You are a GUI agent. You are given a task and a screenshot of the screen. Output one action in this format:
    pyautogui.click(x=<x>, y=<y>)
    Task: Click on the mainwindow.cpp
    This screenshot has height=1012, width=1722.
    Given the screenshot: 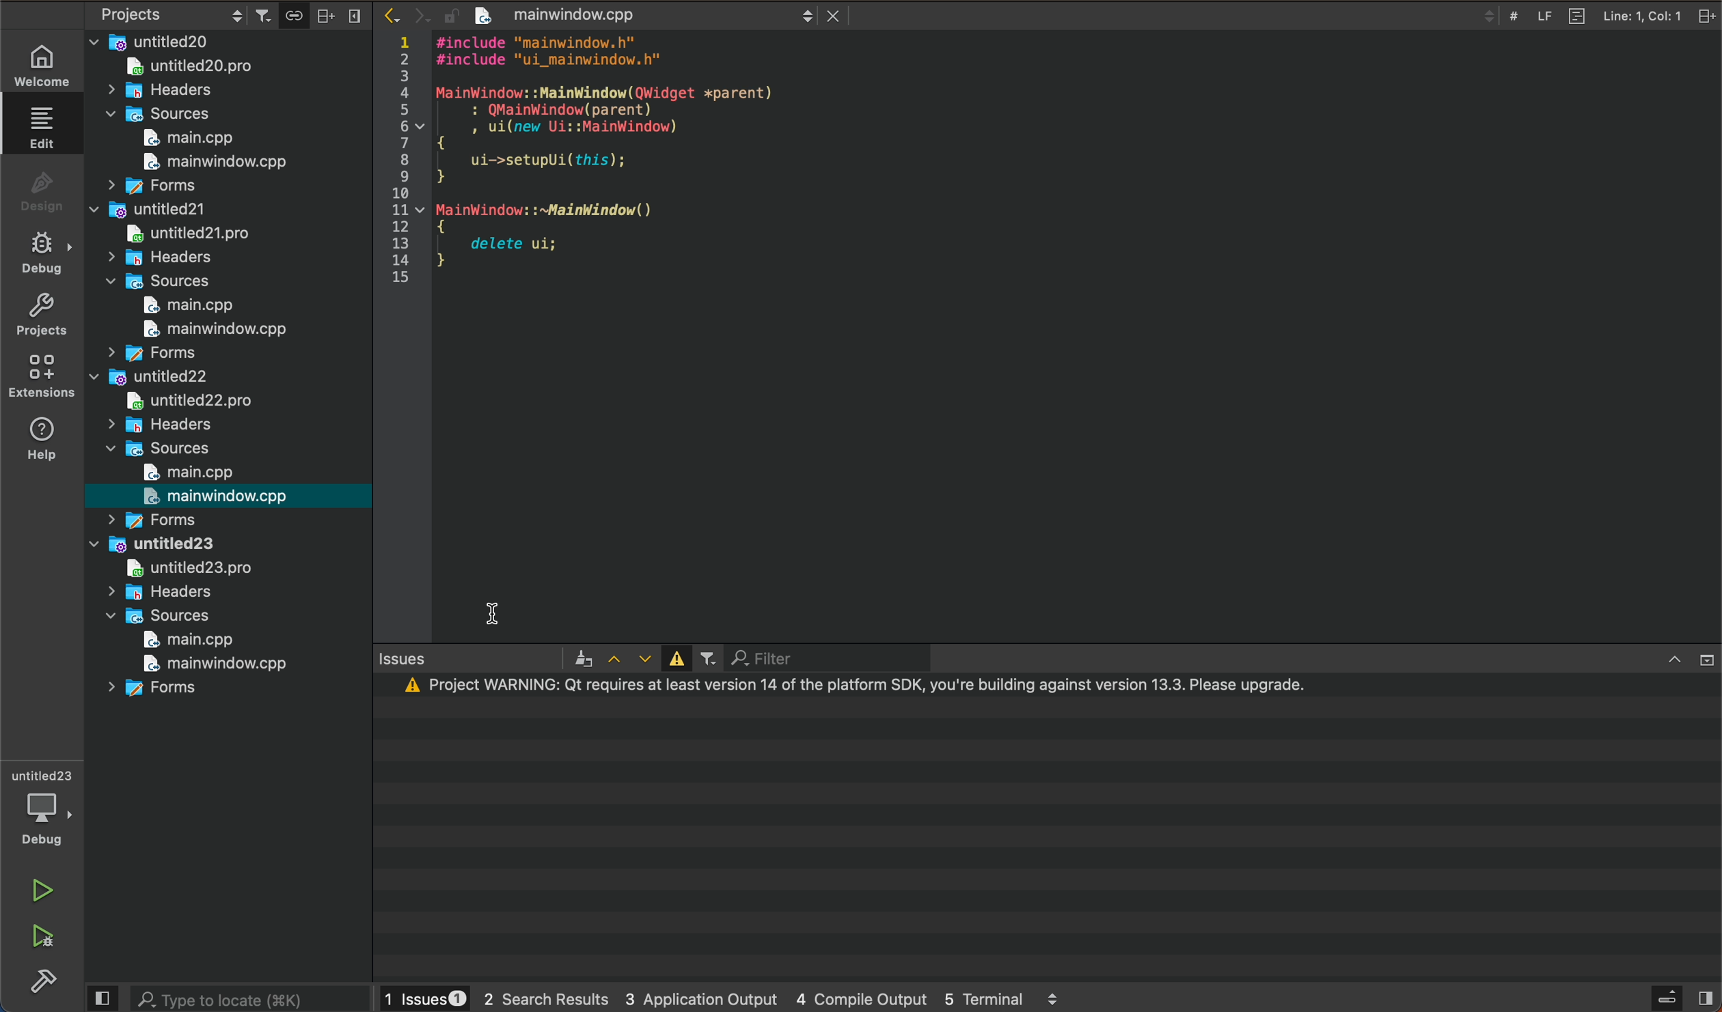 What is the action you would take?
    pyautogui.click(x=207, y=663)
    